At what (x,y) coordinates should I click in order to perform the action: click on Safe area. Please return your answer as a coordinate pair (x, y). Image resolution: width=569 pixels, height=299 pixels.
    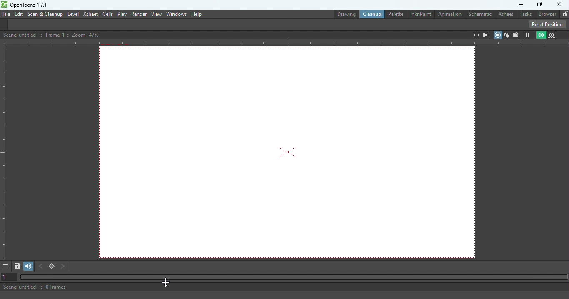
    Looking at the image, I should click on (475, 35).